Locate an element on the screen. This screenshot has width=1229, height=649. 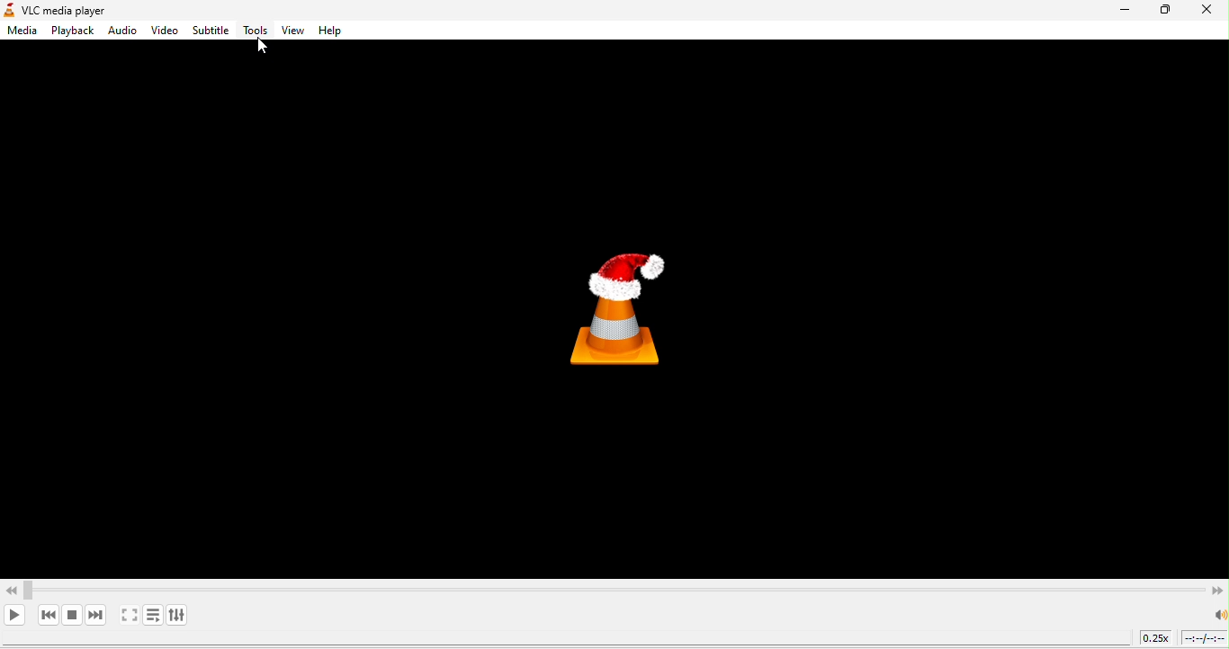
play is located at coordinates (17, 616).